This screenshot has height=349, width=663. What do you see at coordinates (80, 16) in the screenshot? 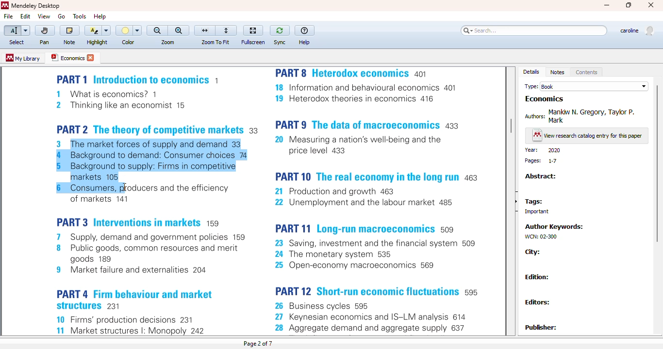
I see `tools` at bounding box center [80, 16].